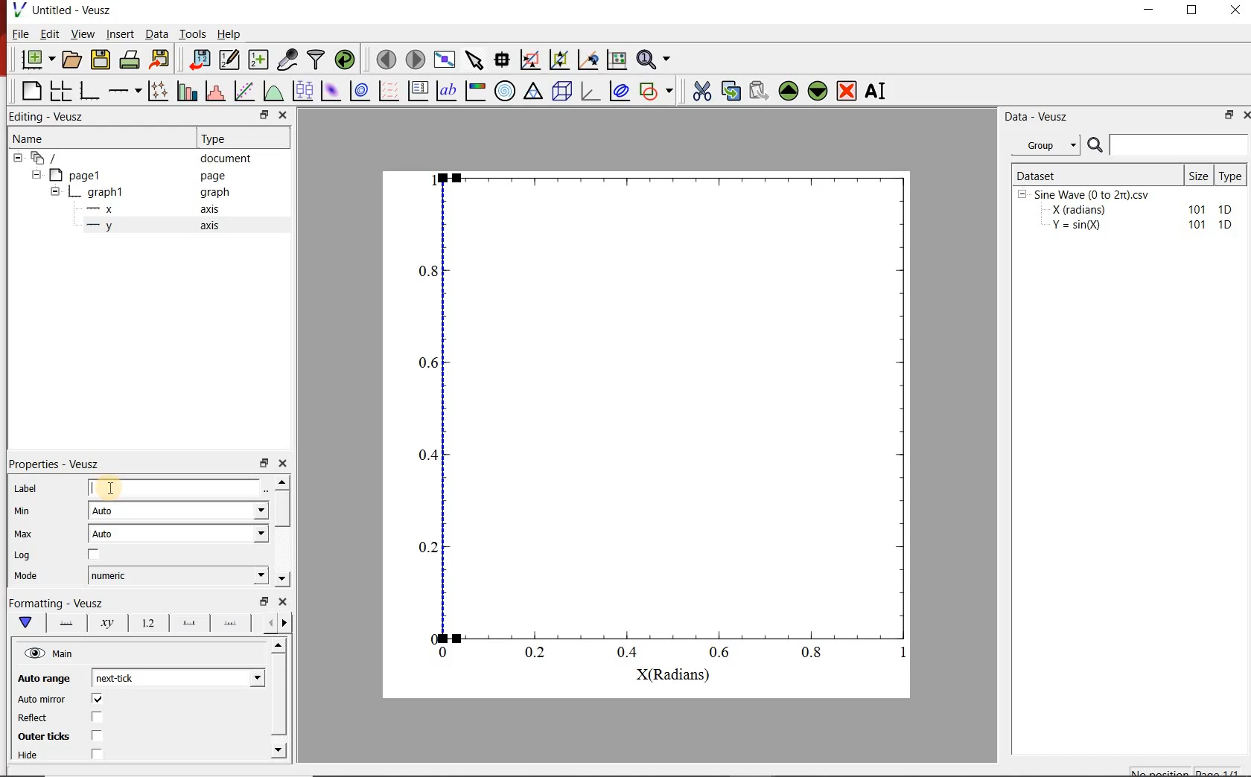 Image resolution: width=1251 pixels, height=777 pixels. Describe the element at coordinates (758, 91) in the screenshot. I see `paste` at that location.